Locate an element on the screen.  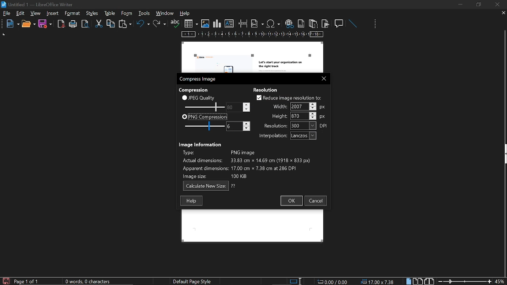
insert text is located at coordinates (229, 24).